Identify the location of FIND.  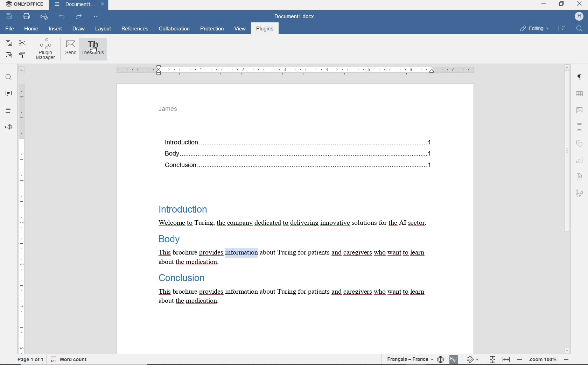
(579, 29).